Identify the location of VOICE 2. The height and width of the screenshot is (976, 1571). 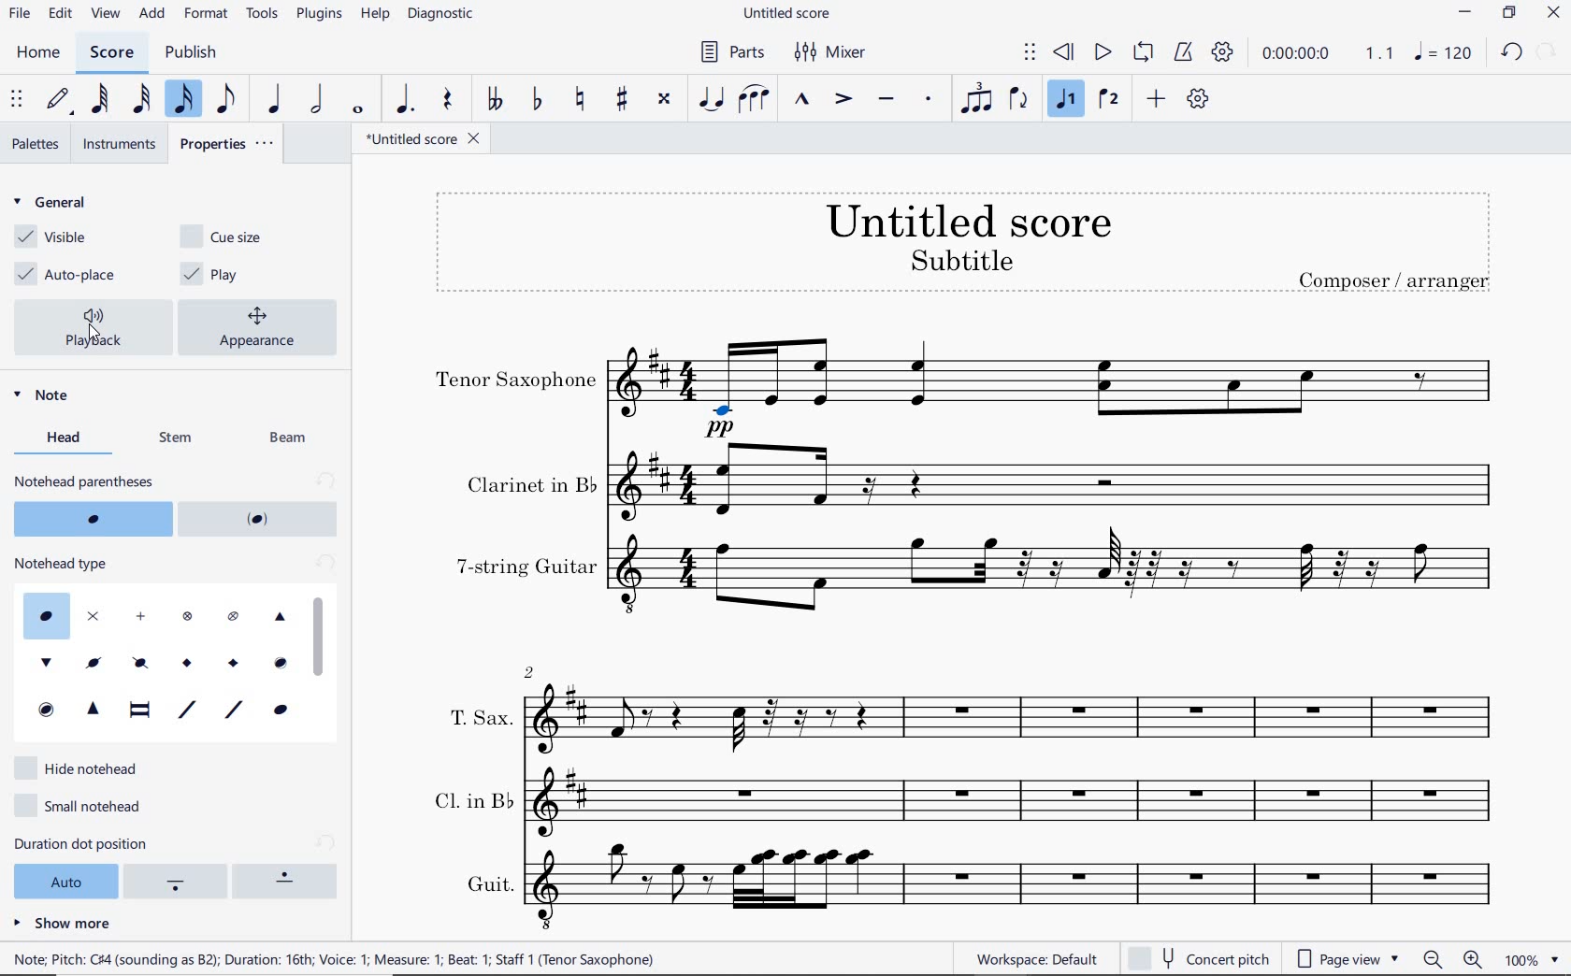
(1111, 99).